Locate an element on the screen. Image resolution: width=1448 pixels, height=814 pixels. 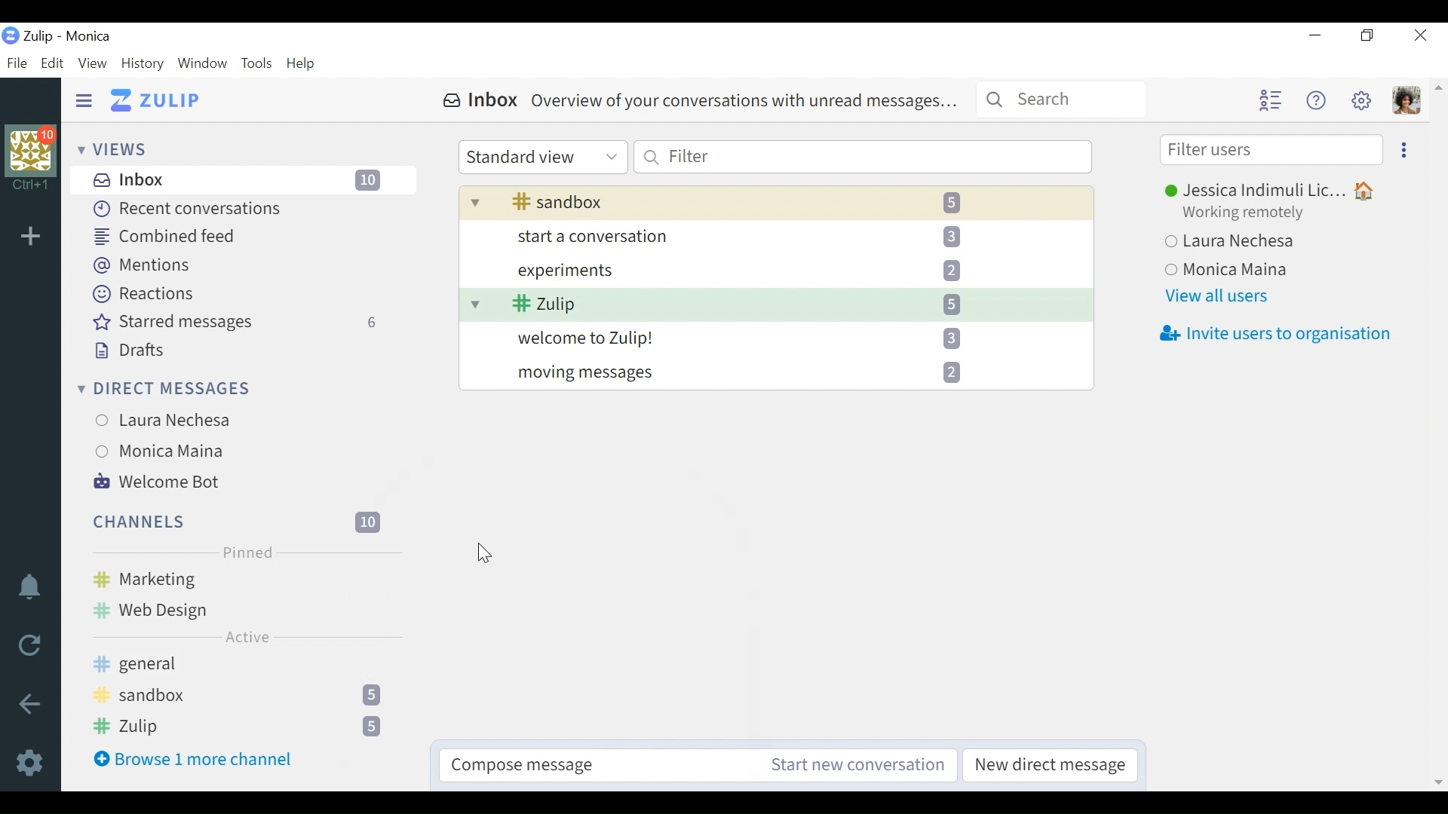
Laura Nechesa is located at coordinates (238, 421).